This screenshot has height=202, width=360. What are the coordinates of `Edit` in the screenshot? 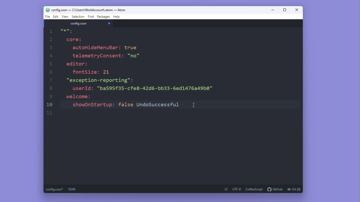 It's located at (56, 17).